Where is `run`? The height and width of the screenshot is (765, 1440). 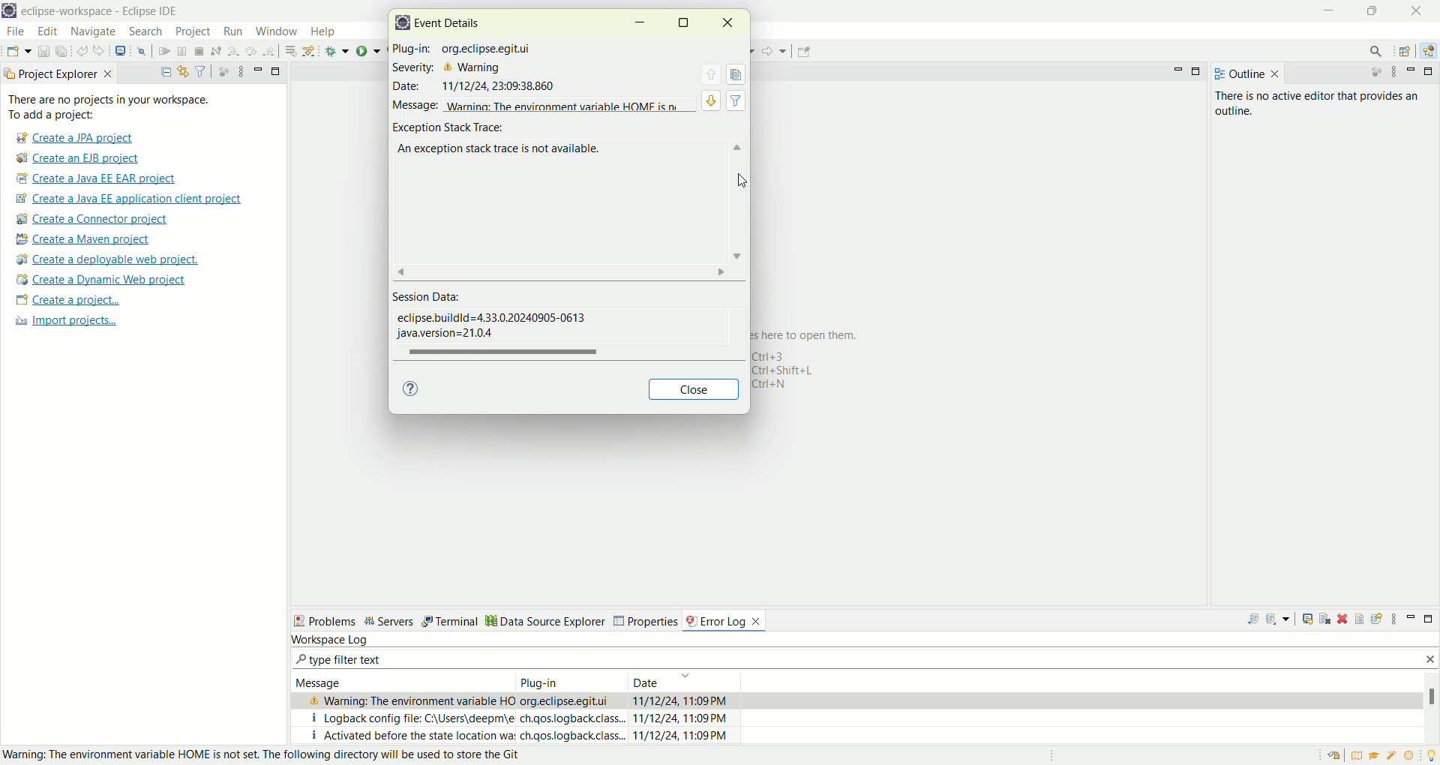
run is located at coordinates (369, 49).